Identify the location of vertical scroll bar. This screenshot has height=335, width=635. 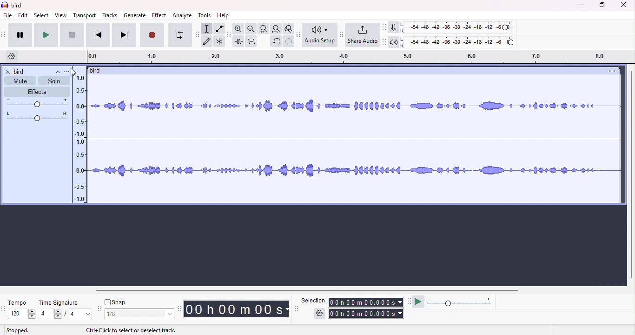
(631, 174).